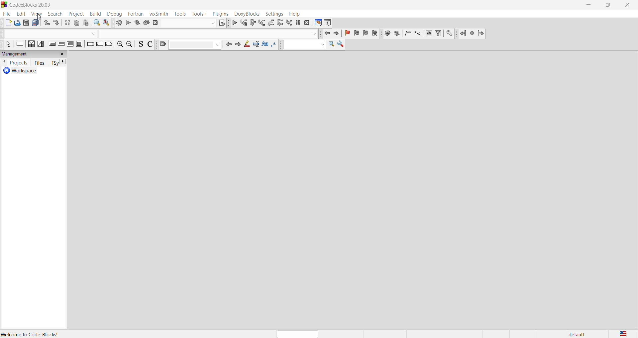 This screenshot has height=338, width=638. What do you see at coordinates (307, 23) in the screenshot?
I see `stop debugger` at bounding box center [307, 23].